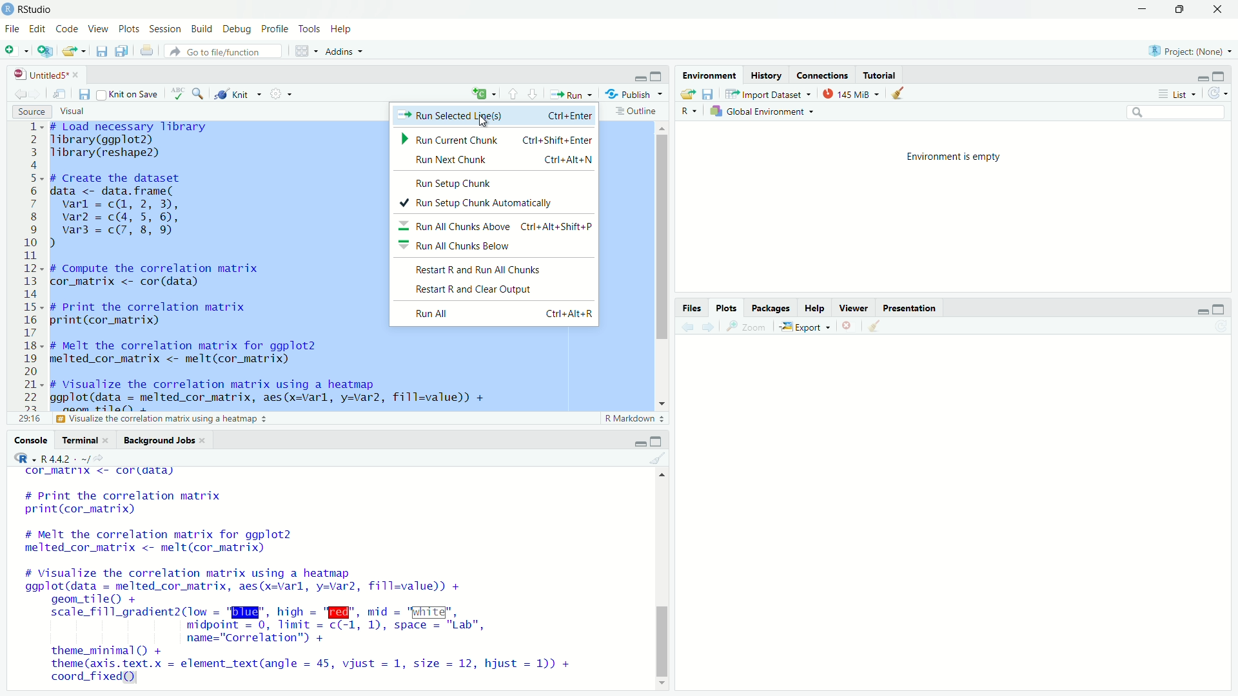  I want to click on maximize, so click(658, 75).